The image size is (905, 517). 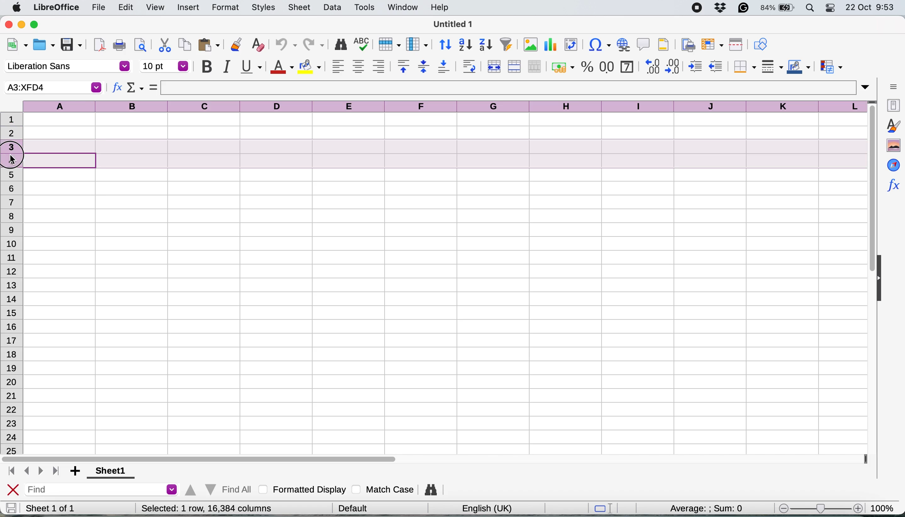 I want to click on border color, so click(x=799, y=68).